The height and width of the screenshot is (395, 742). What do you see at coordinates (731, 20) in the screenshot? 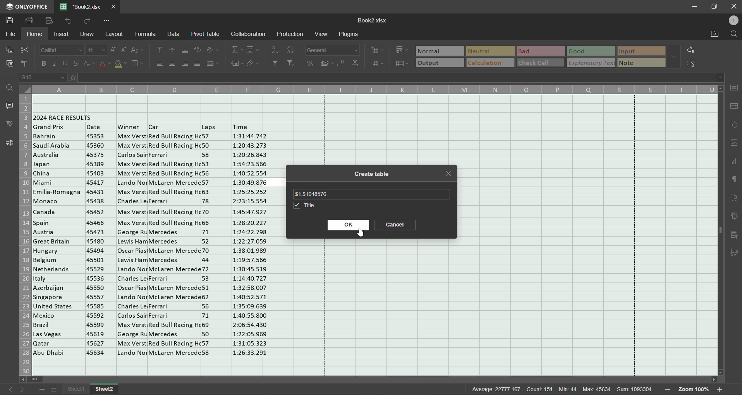
I see `profile` at bounding box center [731, 20].